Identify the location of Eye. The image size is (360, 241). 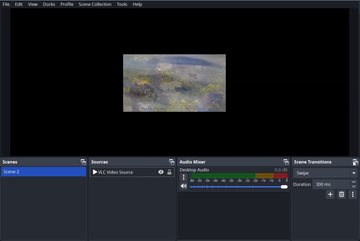
(160, 172).